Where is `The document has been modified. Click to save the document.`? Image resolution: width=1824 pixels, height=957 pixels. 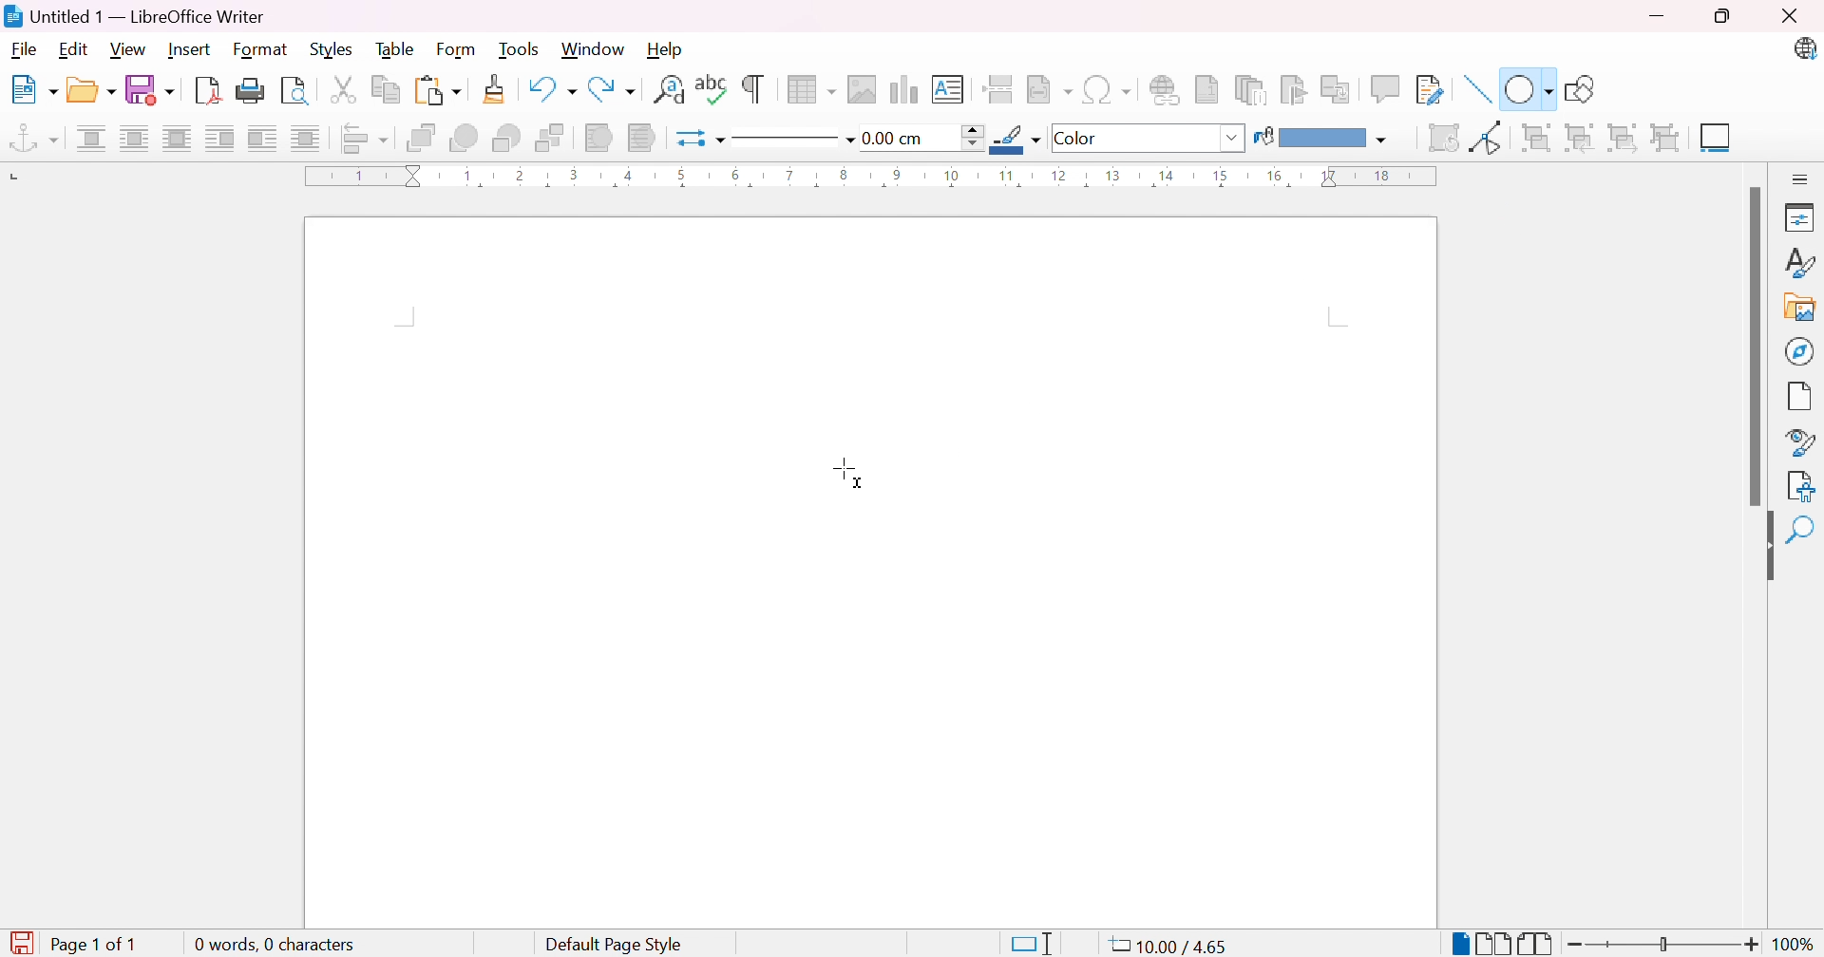
The document has been modified. Click to save the document. is located at coordinates (21, 944).